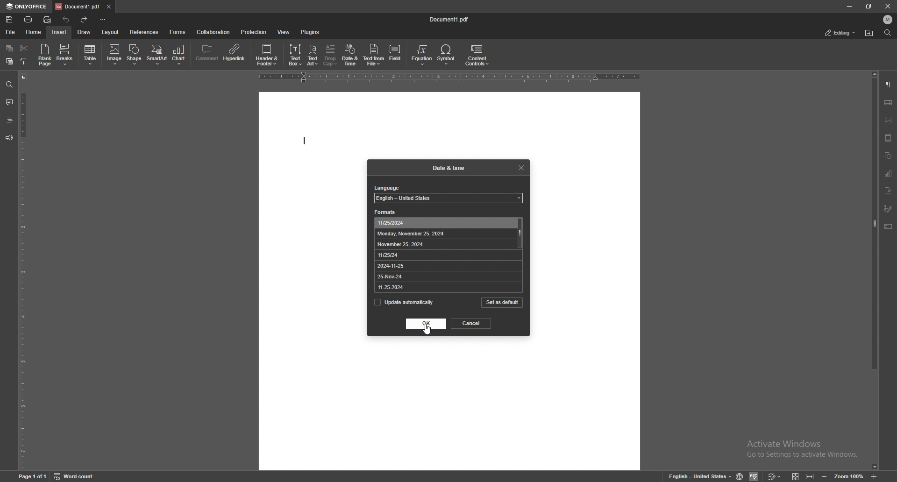 Image resolution: width=897 pixels, height=482 pixels. Describe the element at coordinates (85, 20) in the screenshot. I see `redo` at that location.